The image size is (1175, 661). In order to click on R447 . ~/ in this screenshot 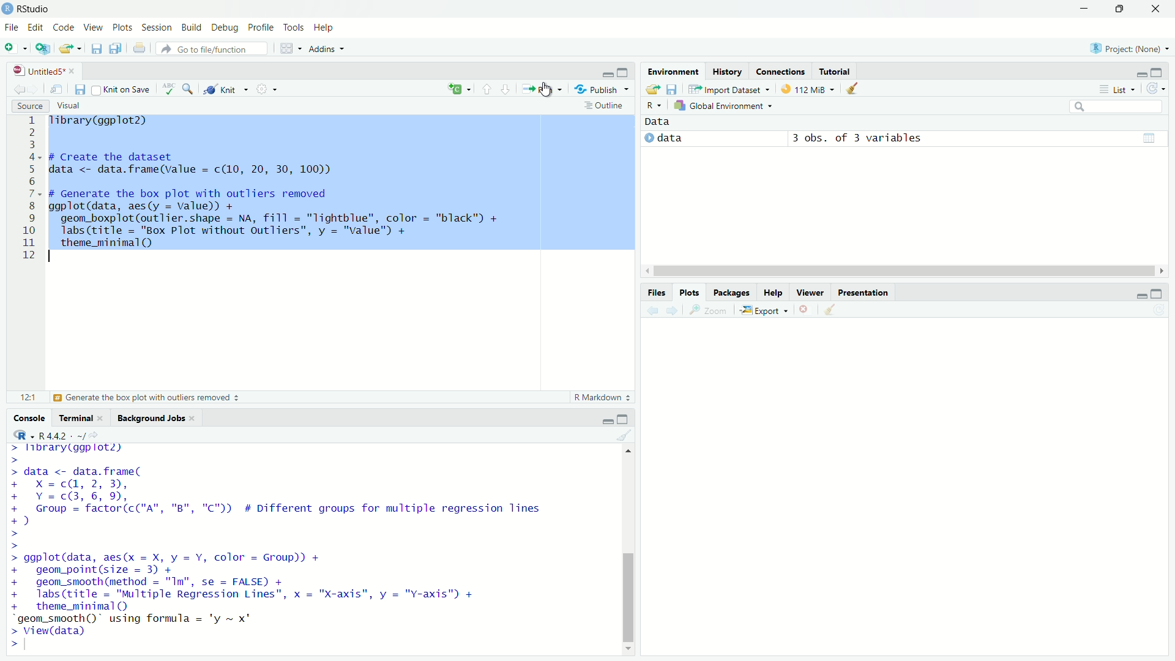, I will do `click(50, 433)`.